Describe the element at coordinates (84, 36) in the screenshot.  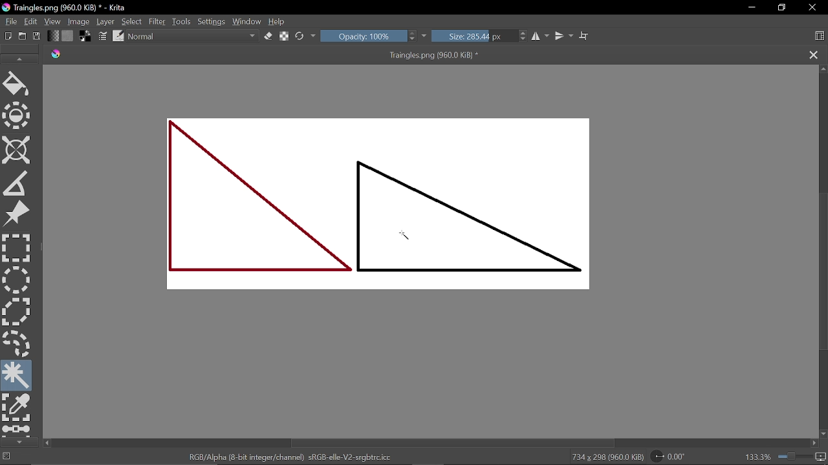
I see `Foreground color` at that location.